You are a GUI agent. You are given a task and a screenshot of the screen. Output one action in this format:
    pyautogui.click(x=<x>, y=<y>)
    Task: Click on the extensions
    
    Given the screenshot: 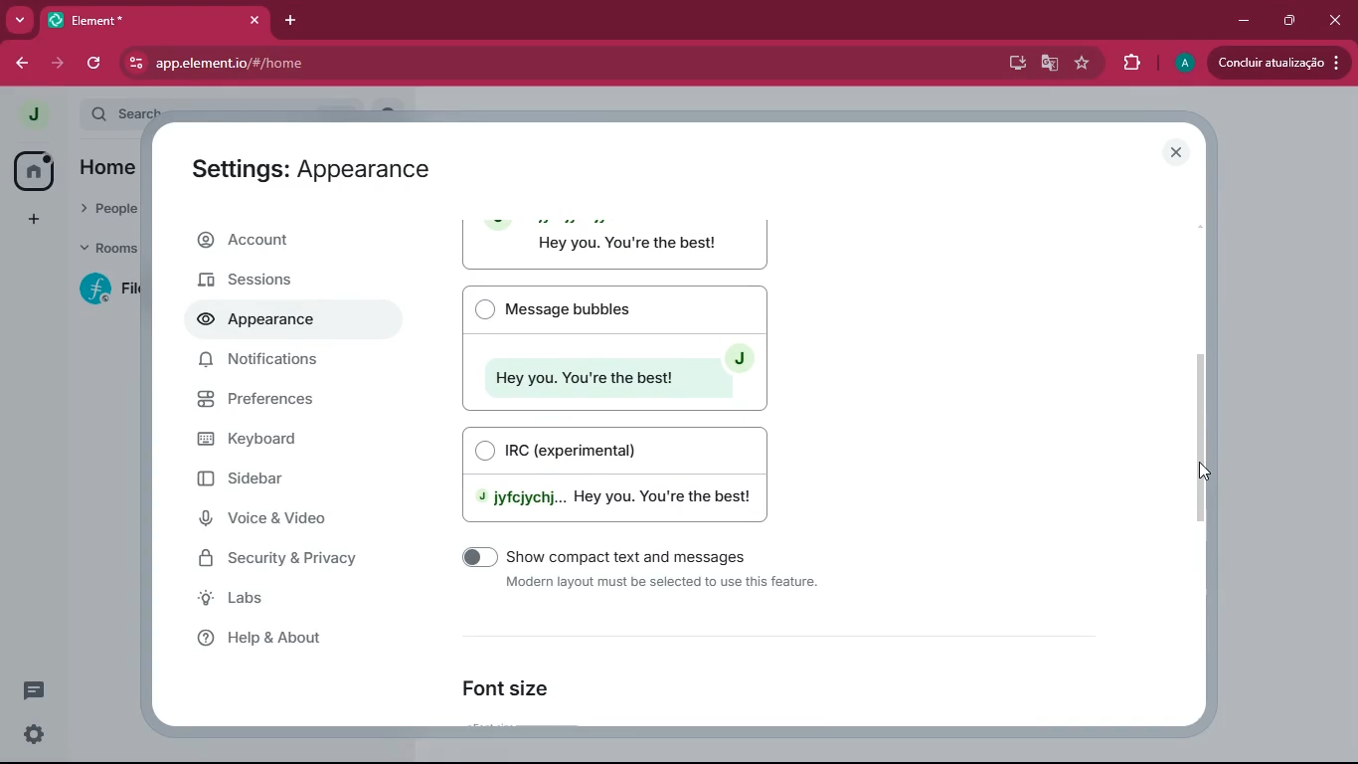 What is the action you would take?
    pyautogui.click(x=1132, y=64)
    